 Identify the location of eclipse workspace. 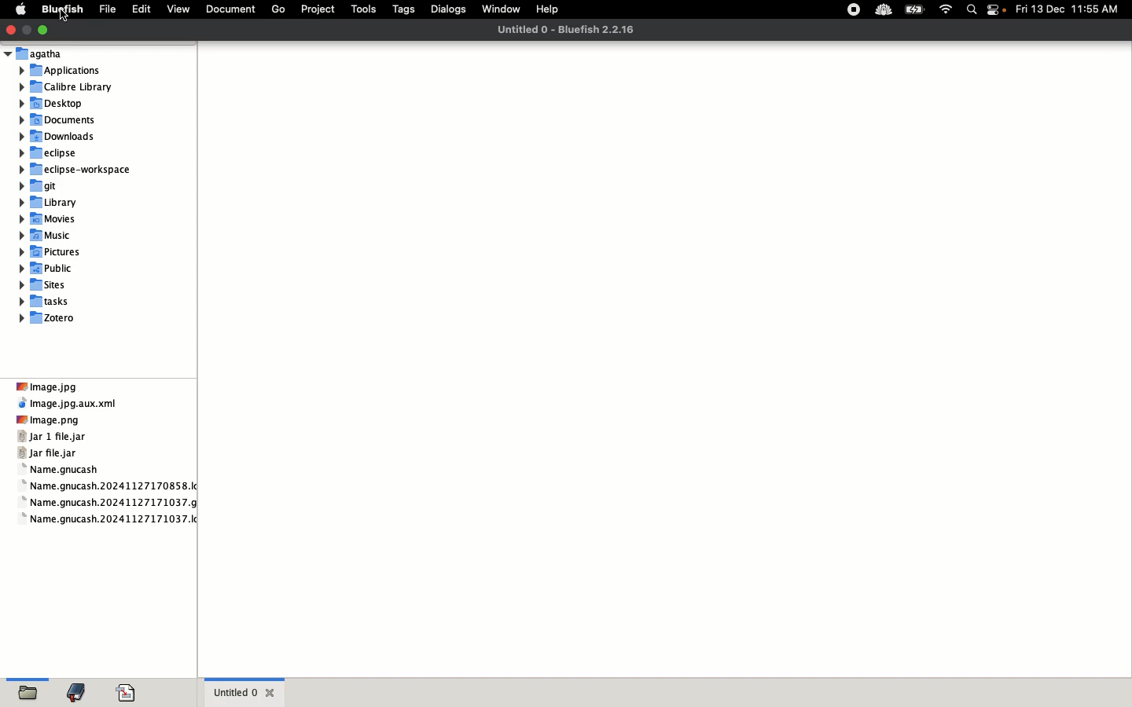
(77, 170).